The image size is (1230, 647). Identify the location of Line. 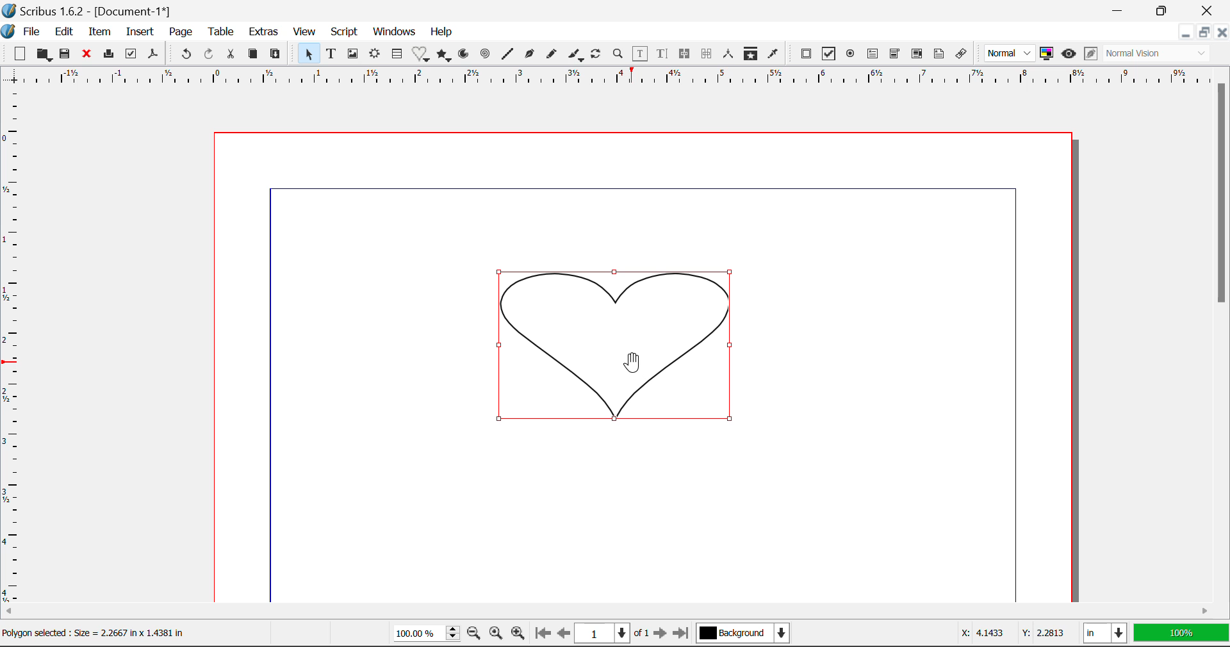
(509, 54).